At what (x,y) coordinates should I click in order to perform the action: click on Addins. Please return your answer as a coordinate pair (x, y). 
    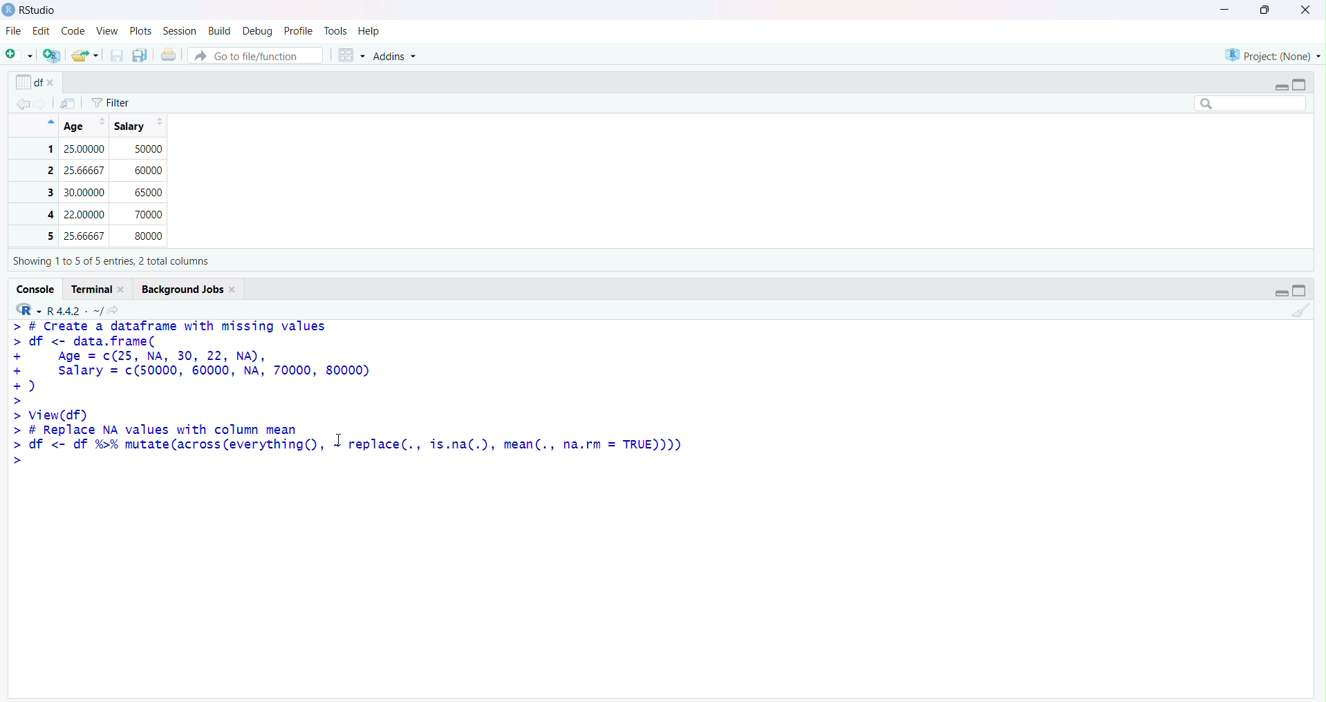
    Looking at the image, I should click on (395, 54).